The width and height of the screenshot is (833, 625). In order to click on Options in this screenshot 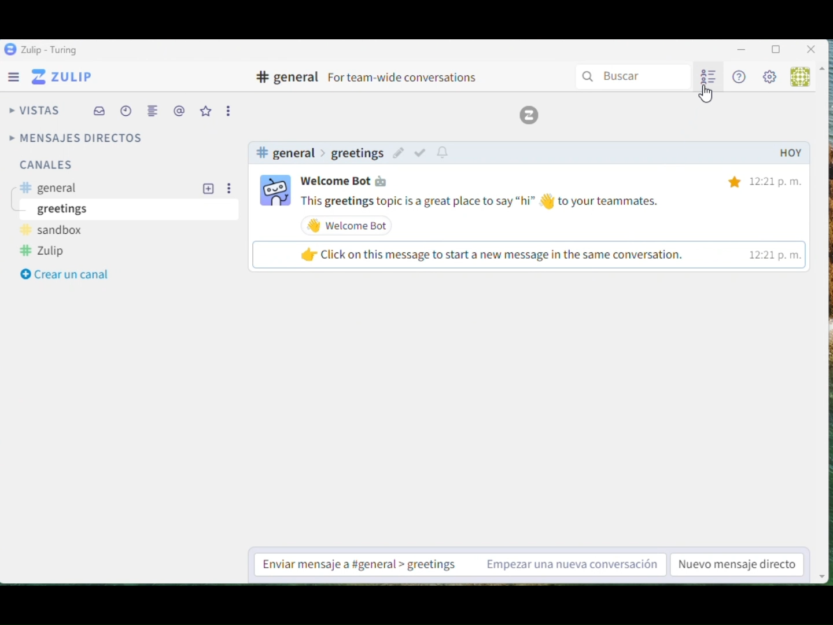, I will do `click(230, 111)`.